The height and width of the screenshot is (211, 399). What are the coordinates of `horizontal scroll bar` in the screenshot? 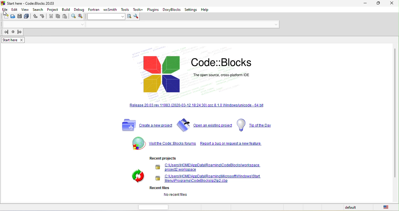 It's located at (155, 207).